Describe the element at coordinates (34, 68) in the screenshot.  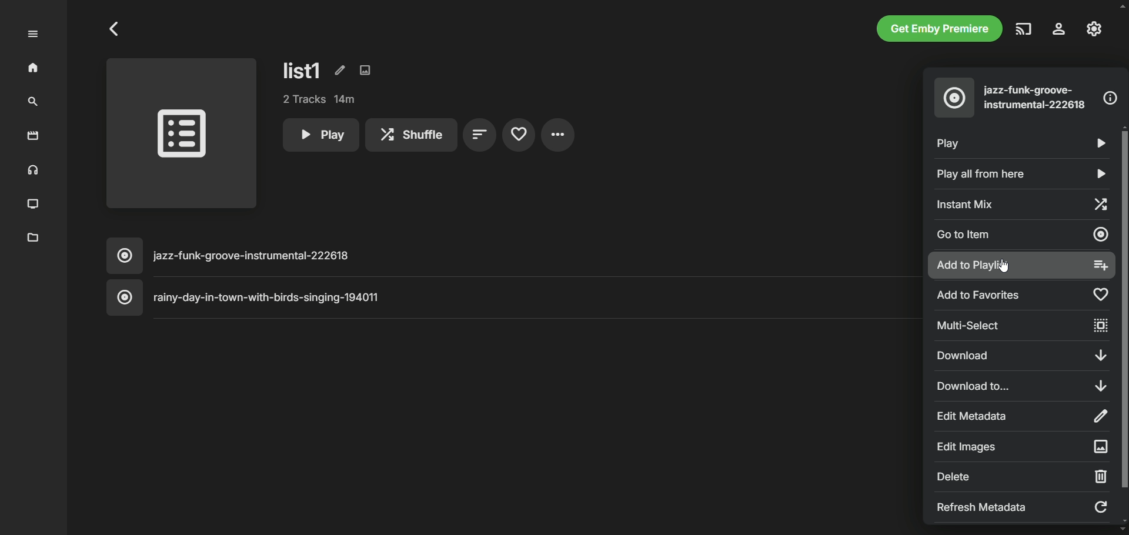
I see `home` at that location.